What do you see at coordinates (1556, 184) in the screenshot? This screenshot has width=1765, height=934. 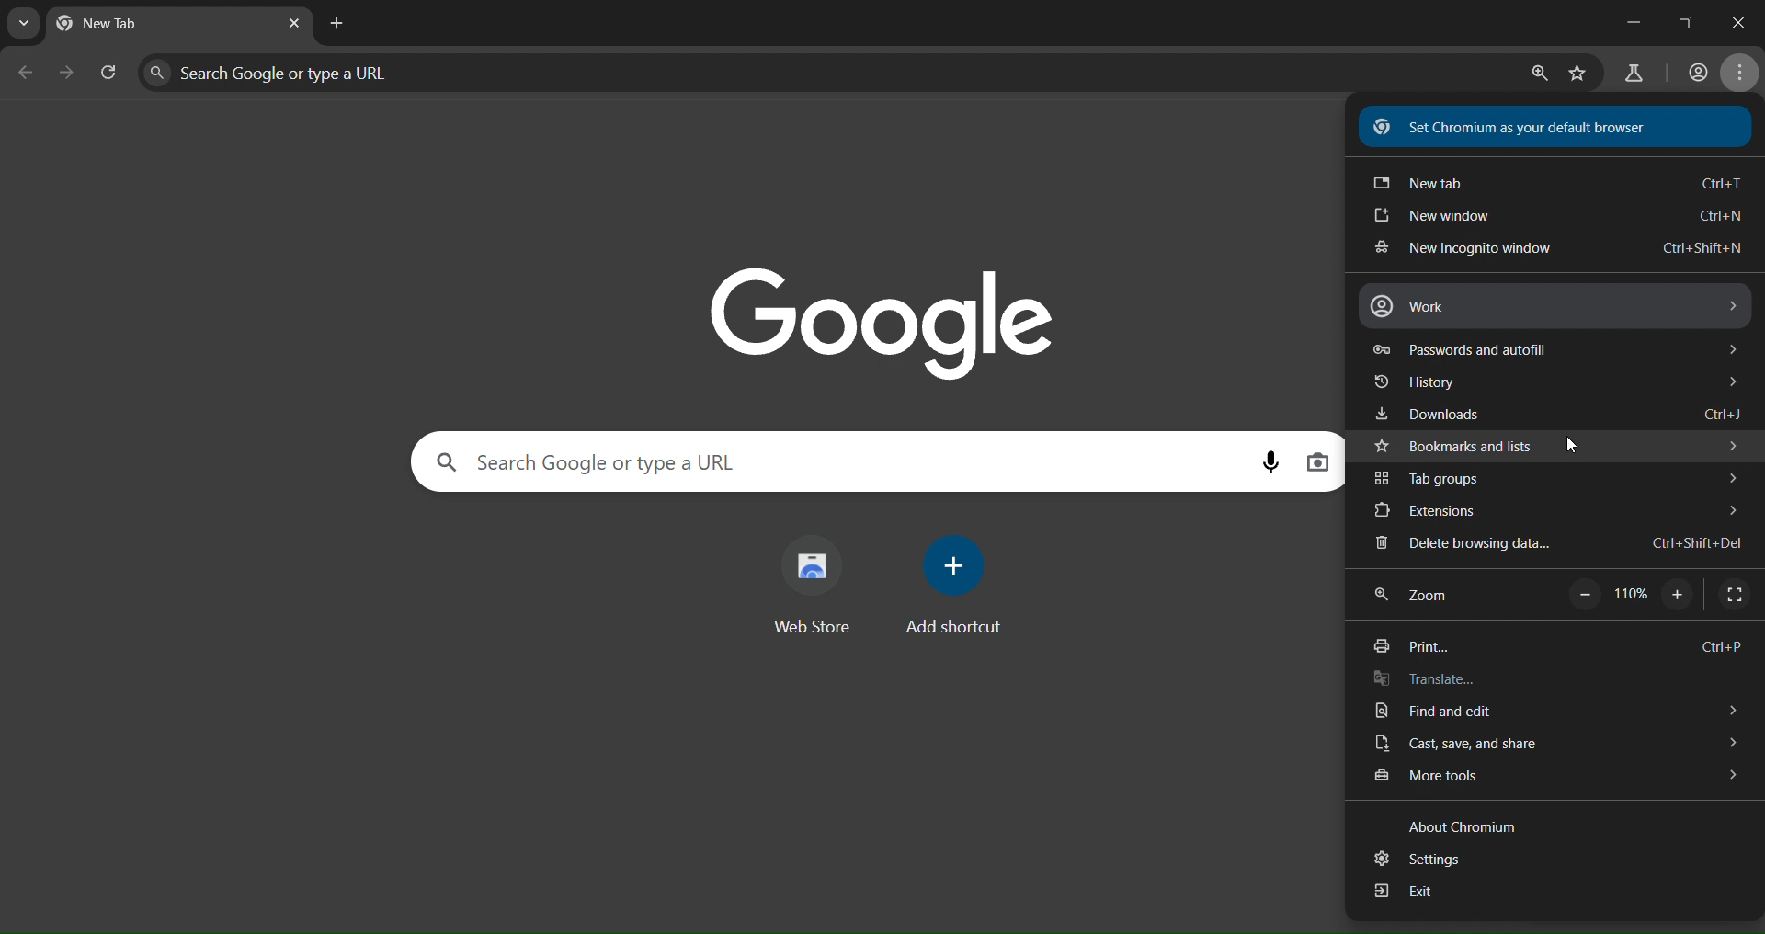 I see `new tab` at bounding box center [1556, 184].